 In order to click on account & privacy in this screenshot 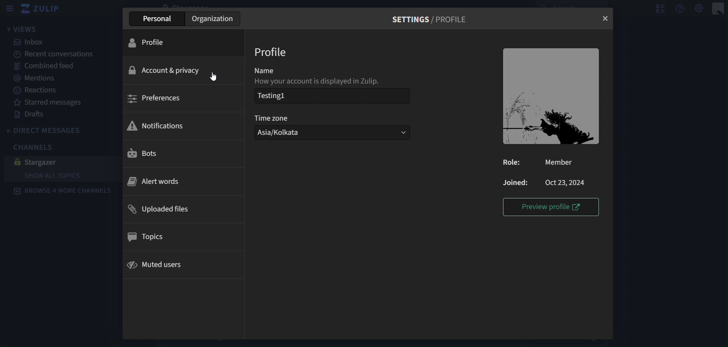, I will do `click(168, 70)`.